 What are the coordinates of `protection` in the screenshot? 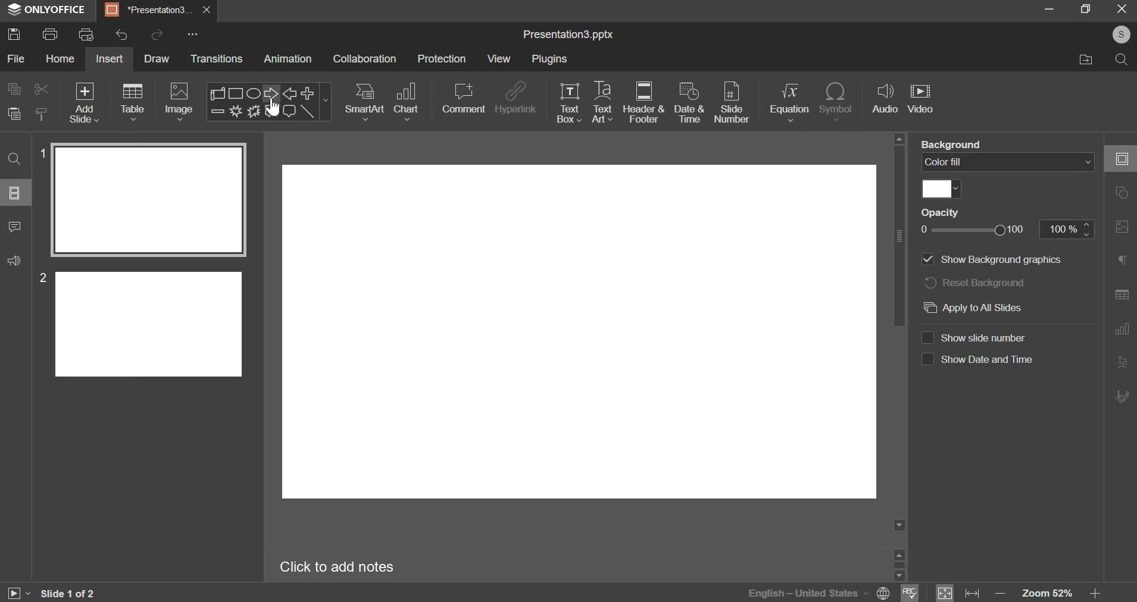 It's located at (441, 58).